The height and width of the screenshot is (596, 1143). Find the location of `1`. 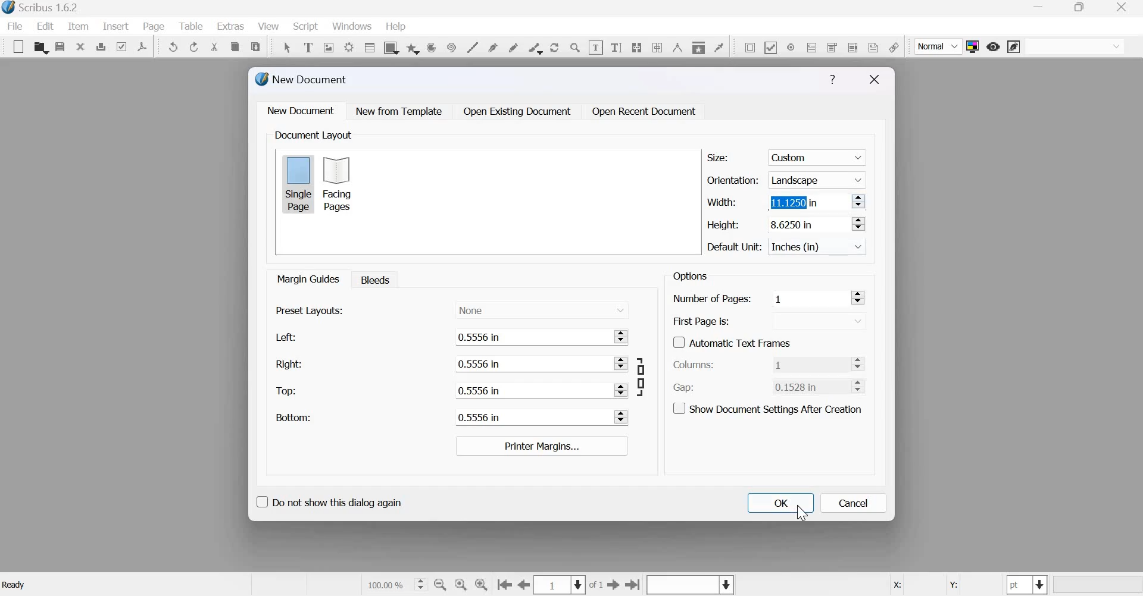

1 is located at coordinates (810, 298).